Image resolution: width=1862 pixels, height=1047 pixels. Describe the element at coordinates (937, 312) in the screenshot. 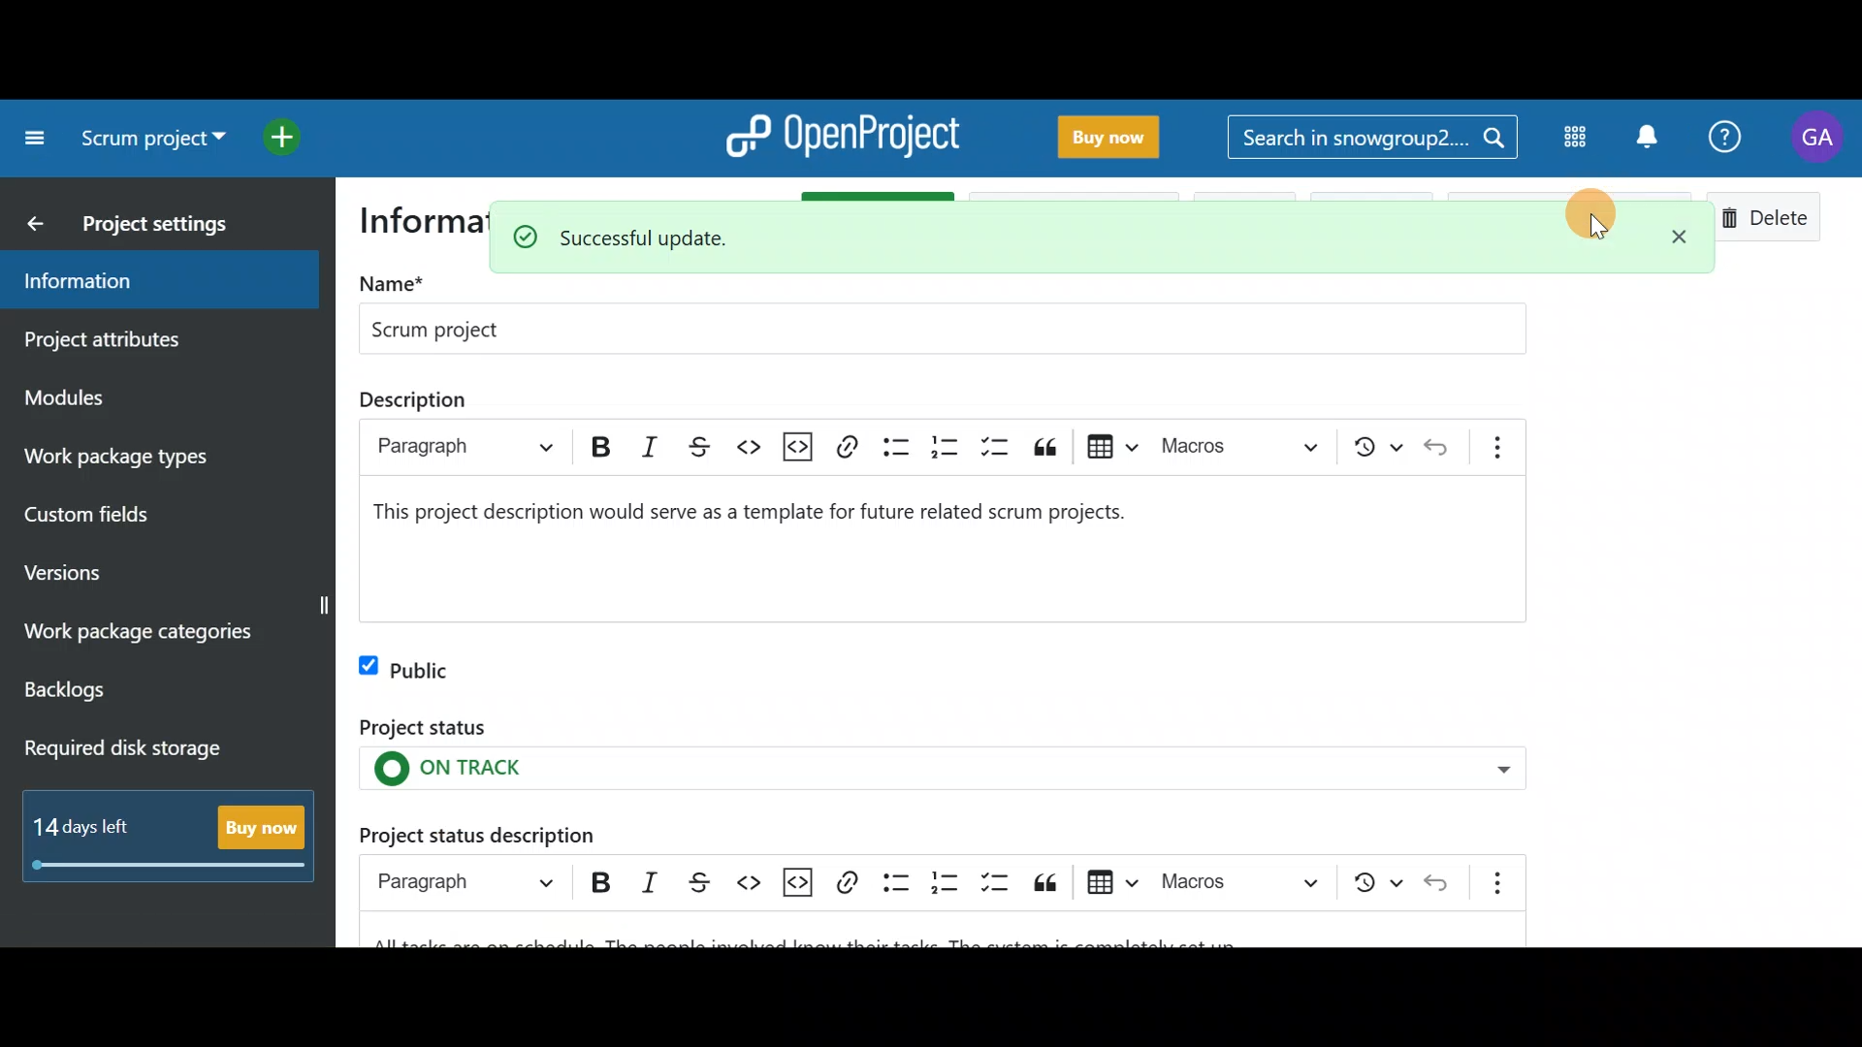

I see `Project name` at that location.